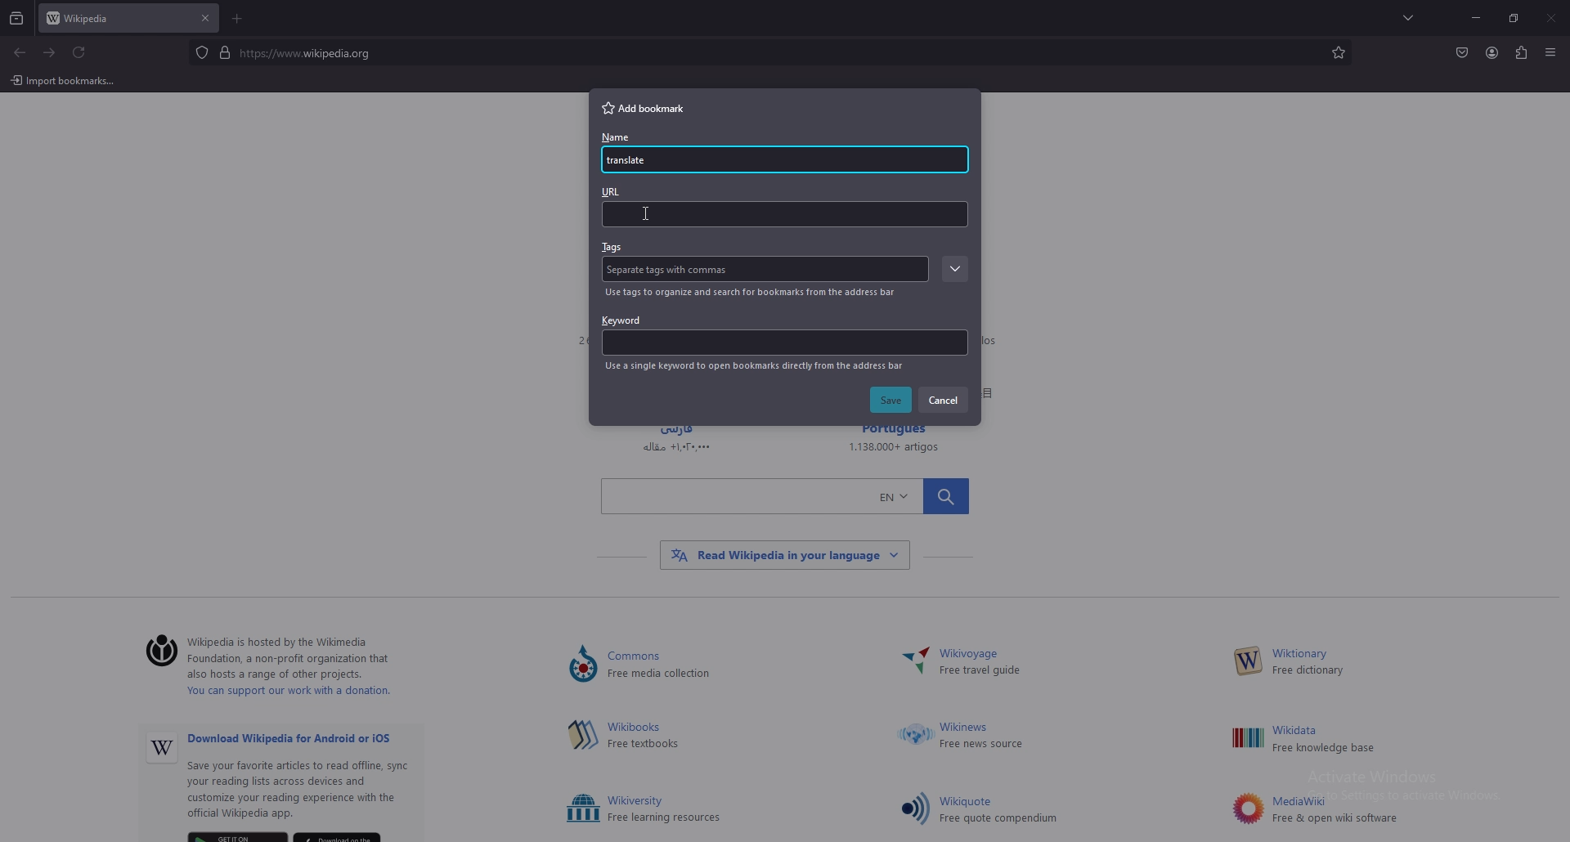 The width and height of the screenshot is (1570, 842). What do you see at coordinates (201, 52) in the screenshot?
I see `protected` at bounding box center [201, 52].